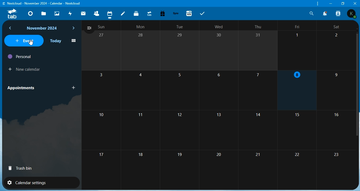 This screenshot has height=191, width=360. Describe the element at coordinates (353, 14) in the screenshot. I see `` at that location.